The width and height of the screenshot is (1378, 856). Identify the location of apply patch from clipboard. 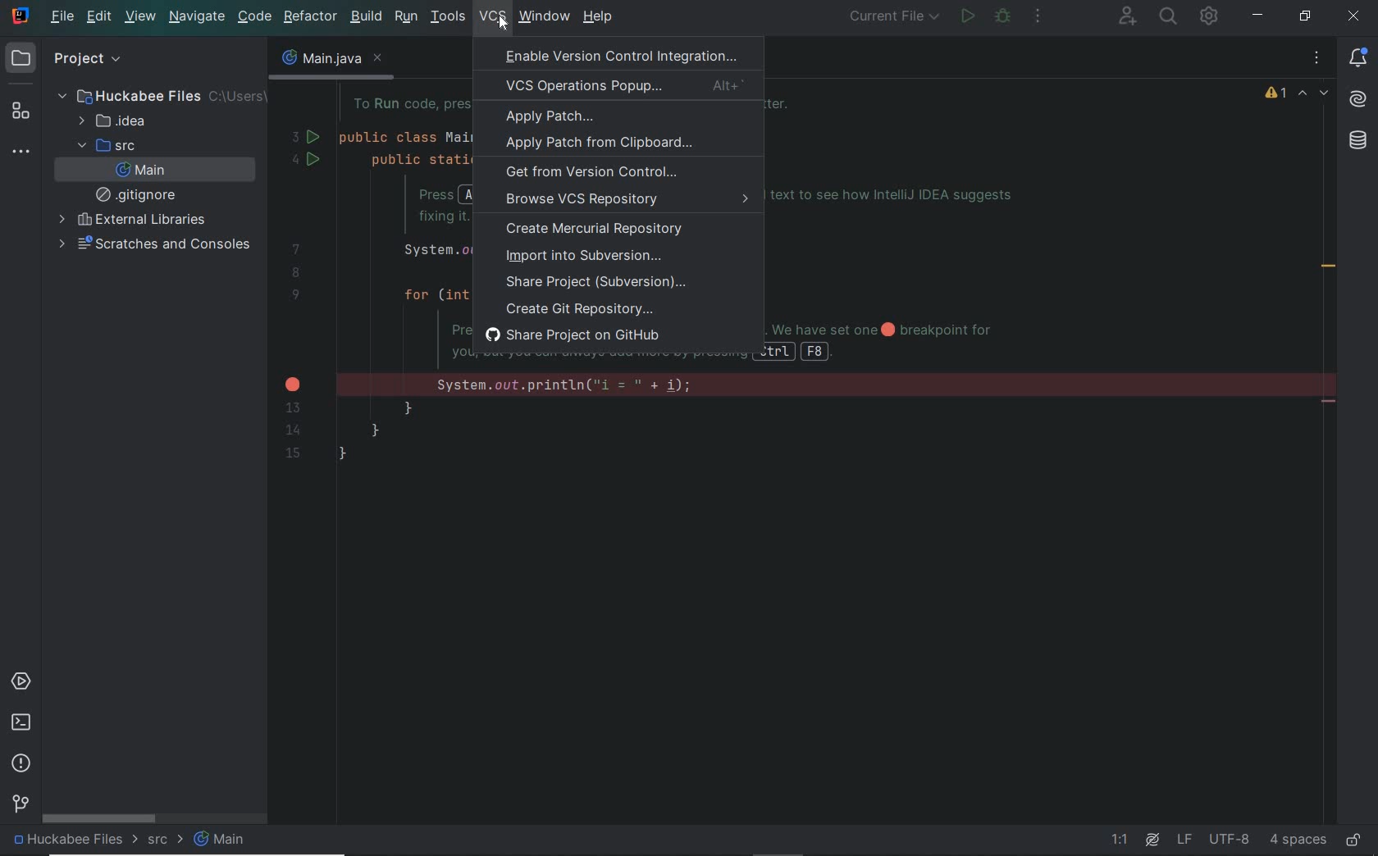
(599, 143).